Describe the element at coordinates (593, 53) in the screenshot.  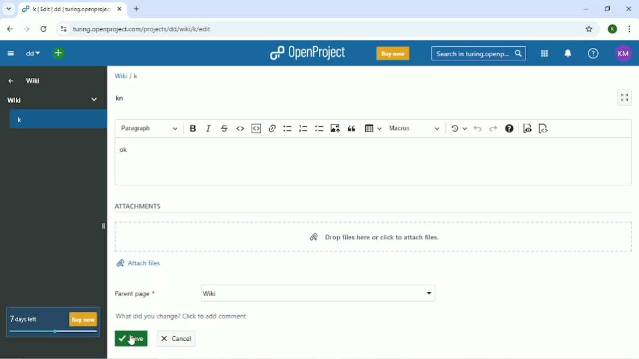
I see `Help` at that location.